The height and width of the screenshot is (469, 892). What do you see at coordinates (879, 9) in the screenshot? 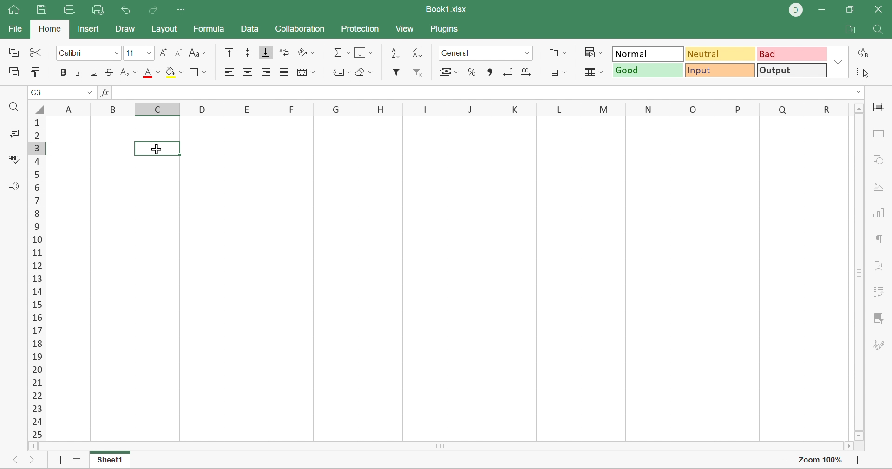
I see `Close` at bounding box center [879, 9].